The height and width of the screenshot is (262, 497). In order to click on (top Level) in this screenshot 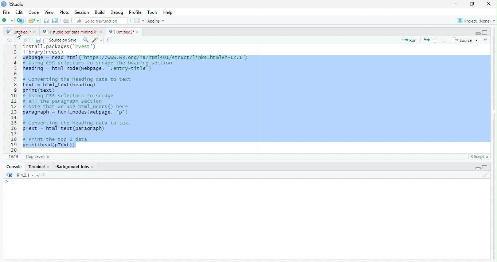, I will do `click(38, 156)`.